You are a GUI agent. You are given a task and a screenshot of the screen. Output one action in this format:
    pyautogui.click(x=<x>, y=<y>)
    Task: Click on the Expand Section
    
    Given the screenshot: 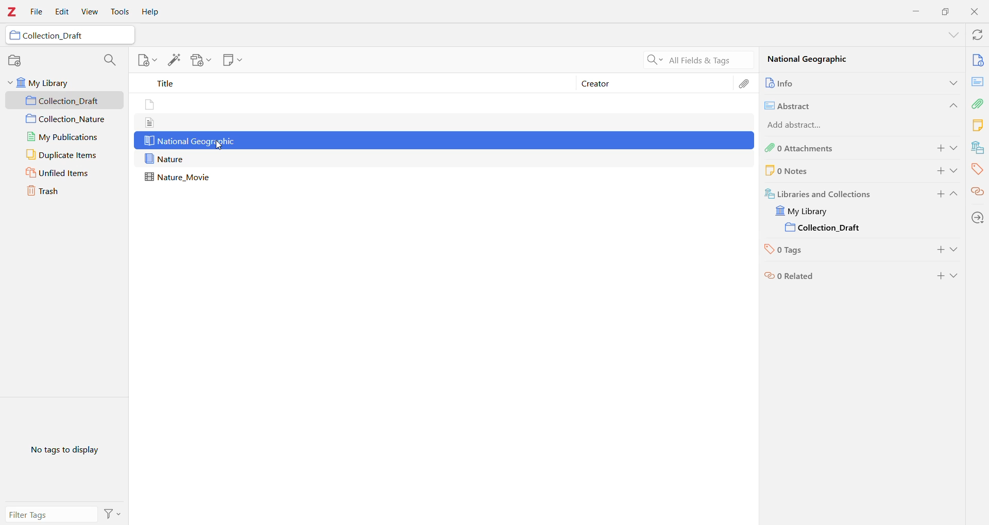 What is the action you would take?
    pyautogui.click(x=951, y=82)
    